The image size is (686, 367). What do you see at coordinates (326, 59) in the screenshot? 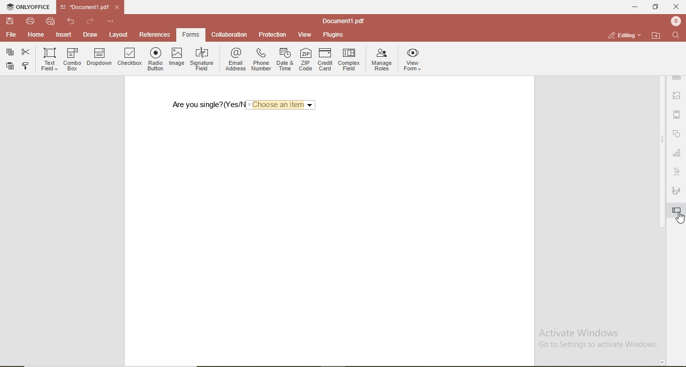
I see `credit card` at bounding box center [326, 59].